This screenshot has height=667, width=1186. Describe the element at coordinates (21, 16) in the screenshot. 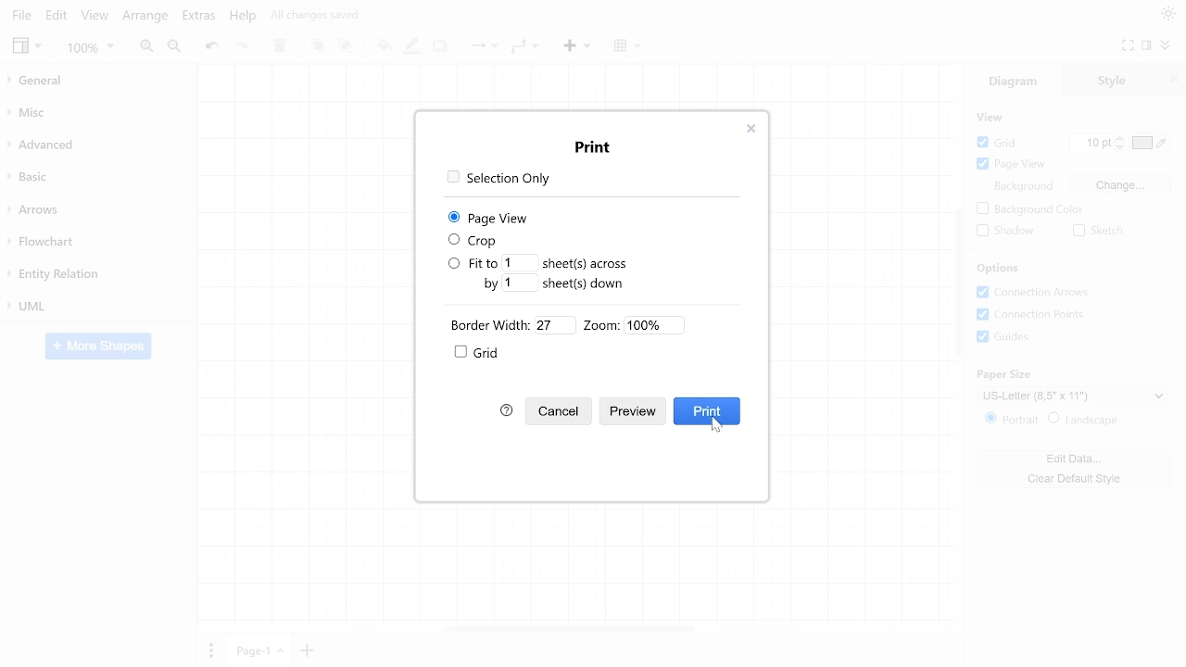

I see `File` at that location.